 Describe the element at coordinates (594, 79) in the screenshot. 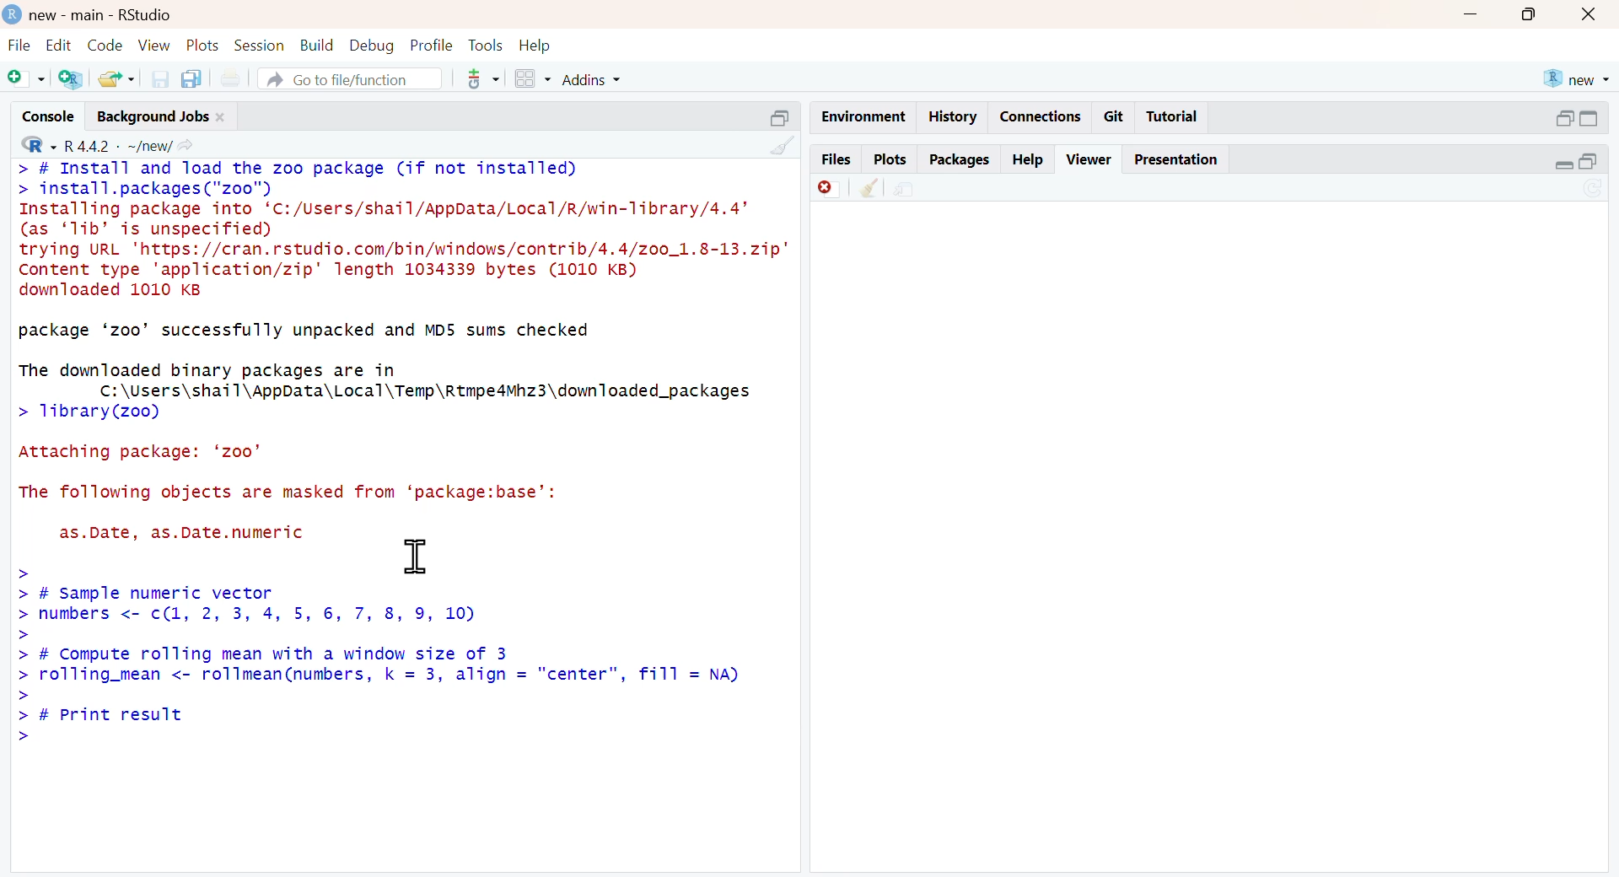

I see `addins` at that location.